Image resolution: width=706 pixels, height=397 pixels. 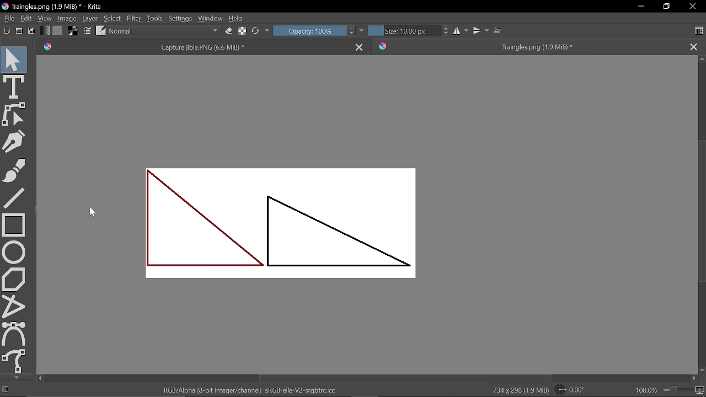 I want to click on Normal, so click(x=165, y=31).